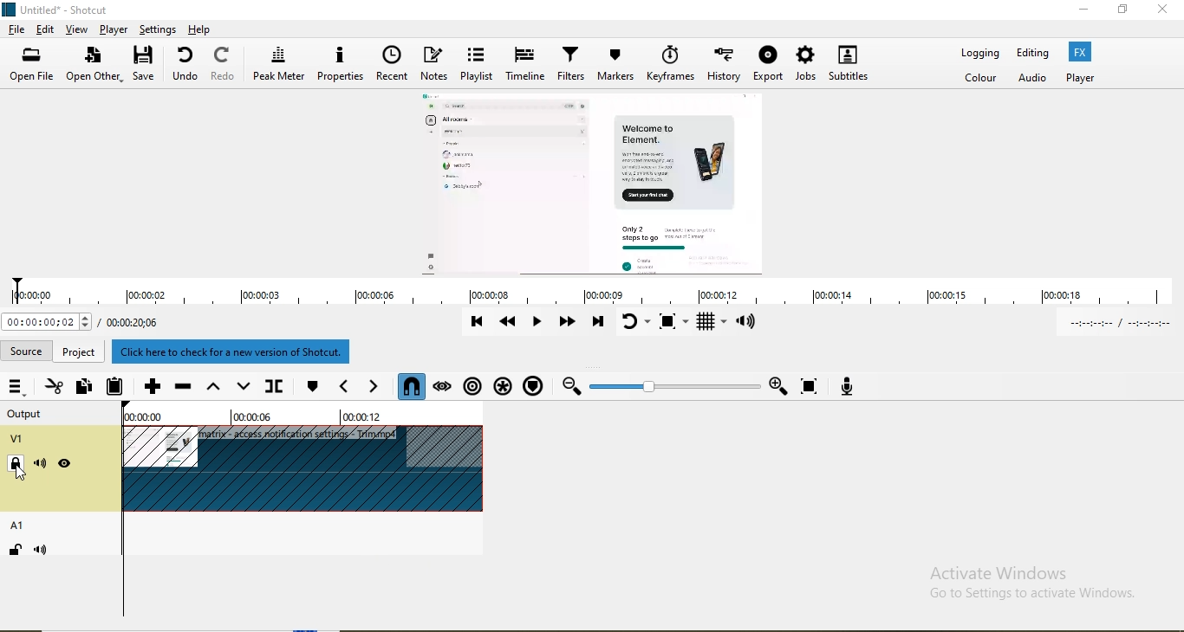  Describe the element at coordinates (392, 65) in the screenshot. I see `Recent` at that location.